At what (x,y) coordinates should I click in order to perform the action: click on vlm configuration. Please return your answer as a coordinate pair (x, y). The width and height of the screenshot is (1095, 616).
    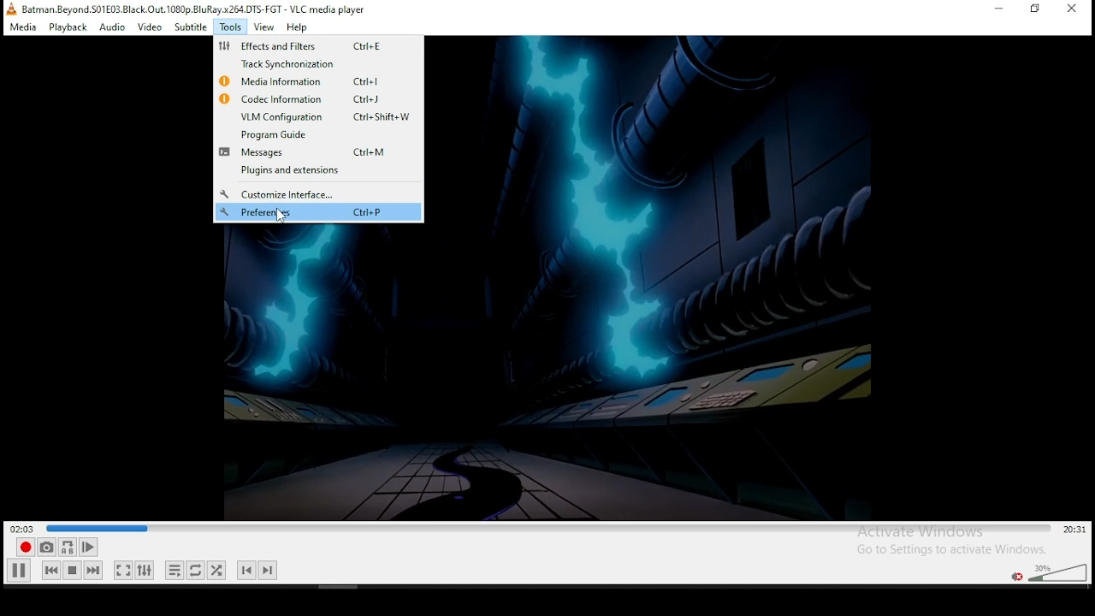
    Looking at the image, I should click on (318, 117).